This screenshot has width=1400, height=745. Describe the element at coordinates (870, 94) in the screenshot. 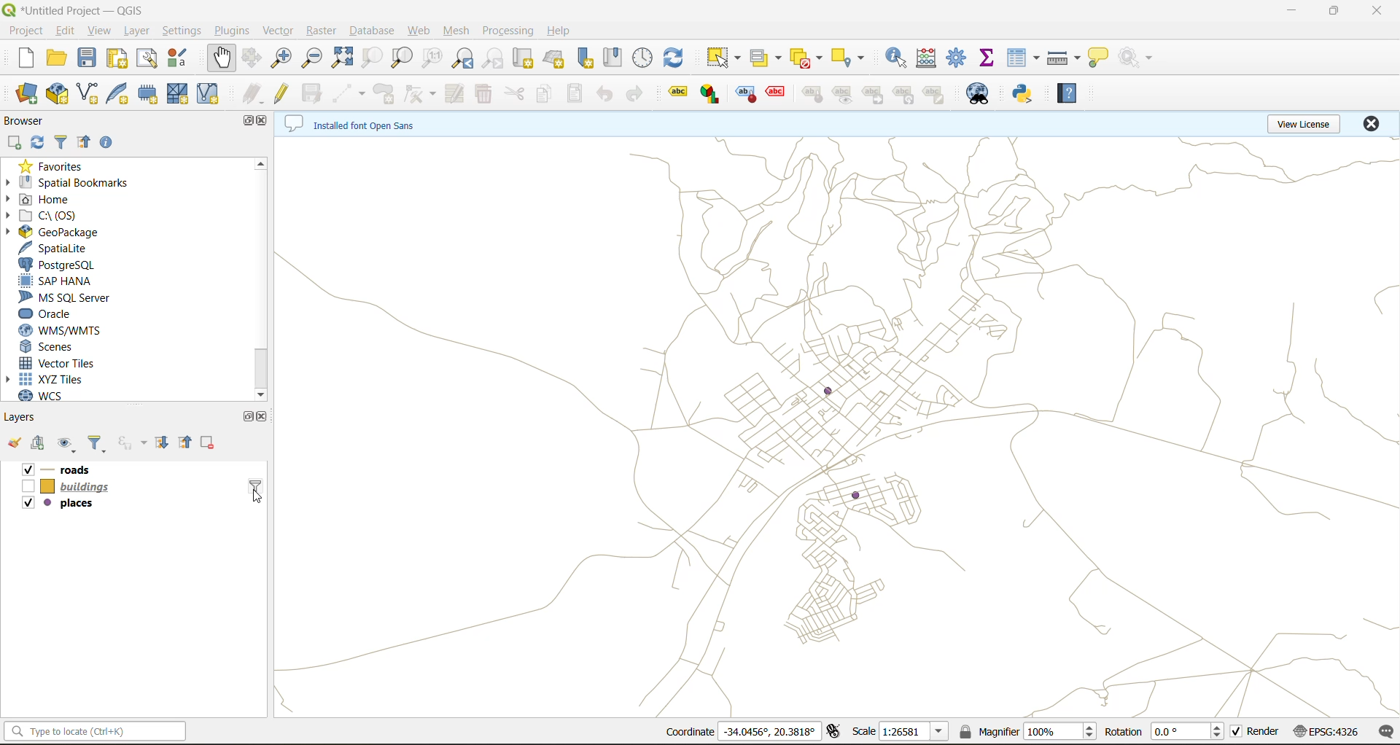

I see `Move Label` at that location.